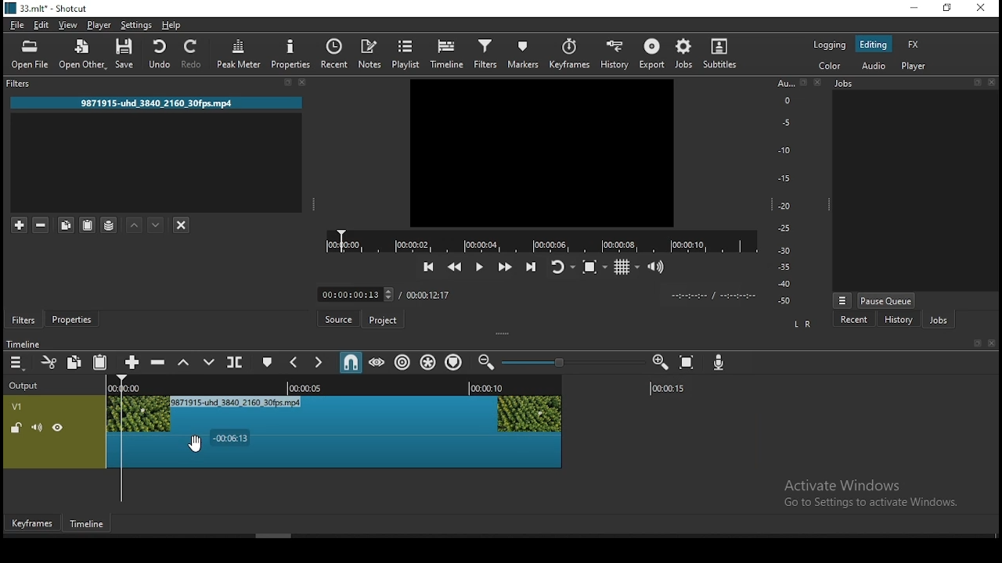 This screenshot has height=563, width=1002. Describe the element at coordinates (110, 224) in the screenshot. I see `save filter sets` at that location.